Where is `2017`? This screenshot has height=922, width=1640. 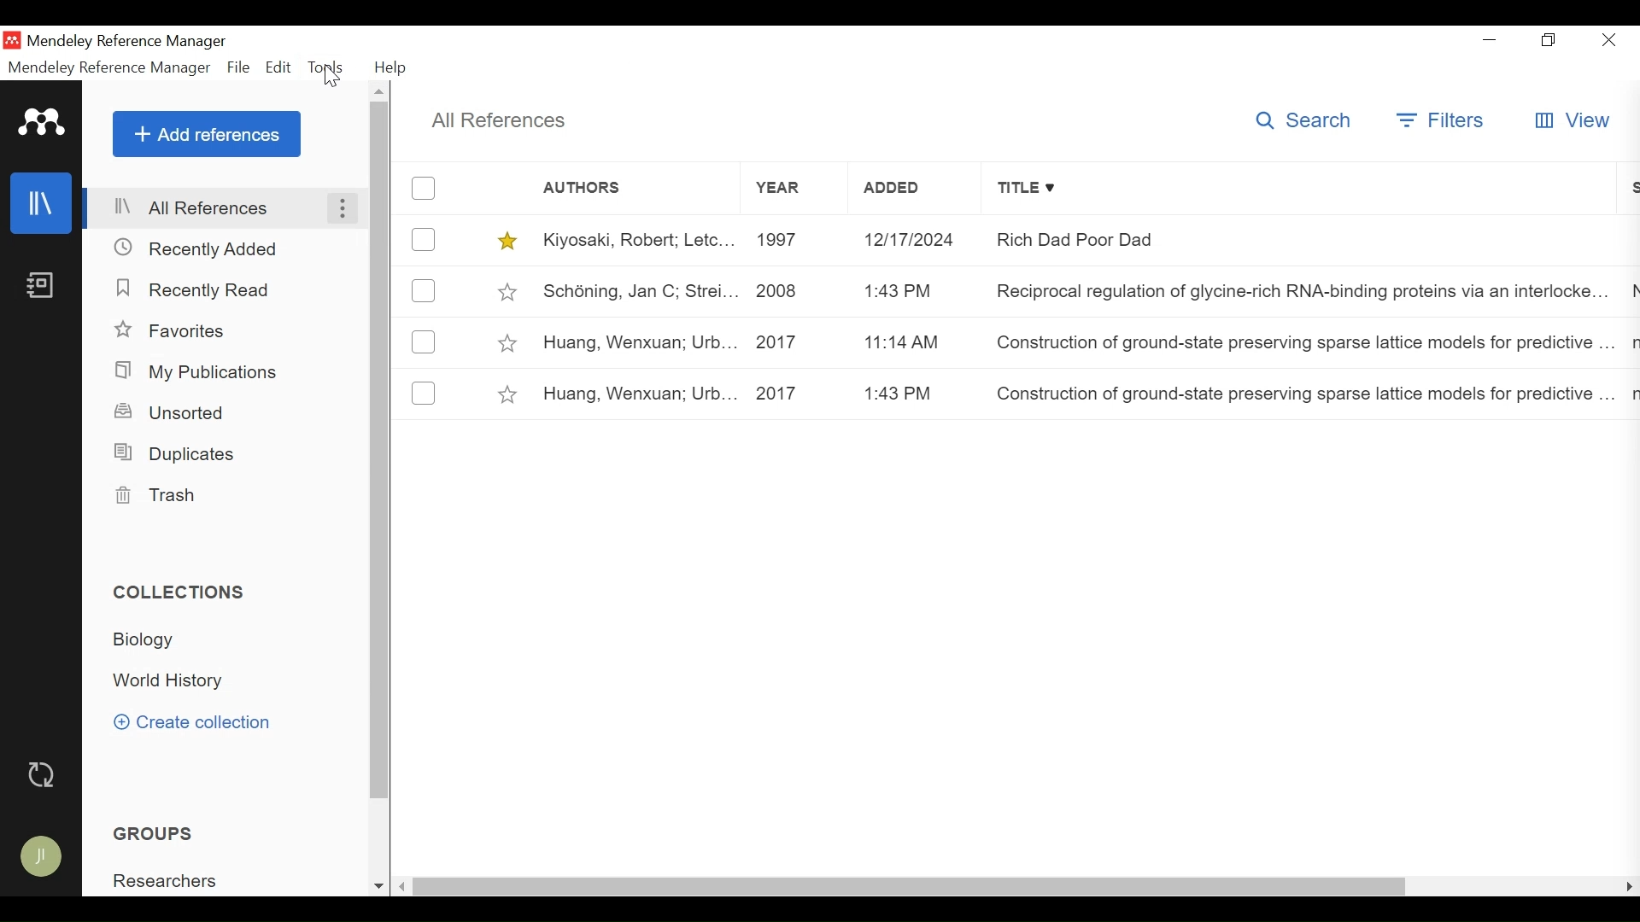
2017 is located at coordinates (797, 344).